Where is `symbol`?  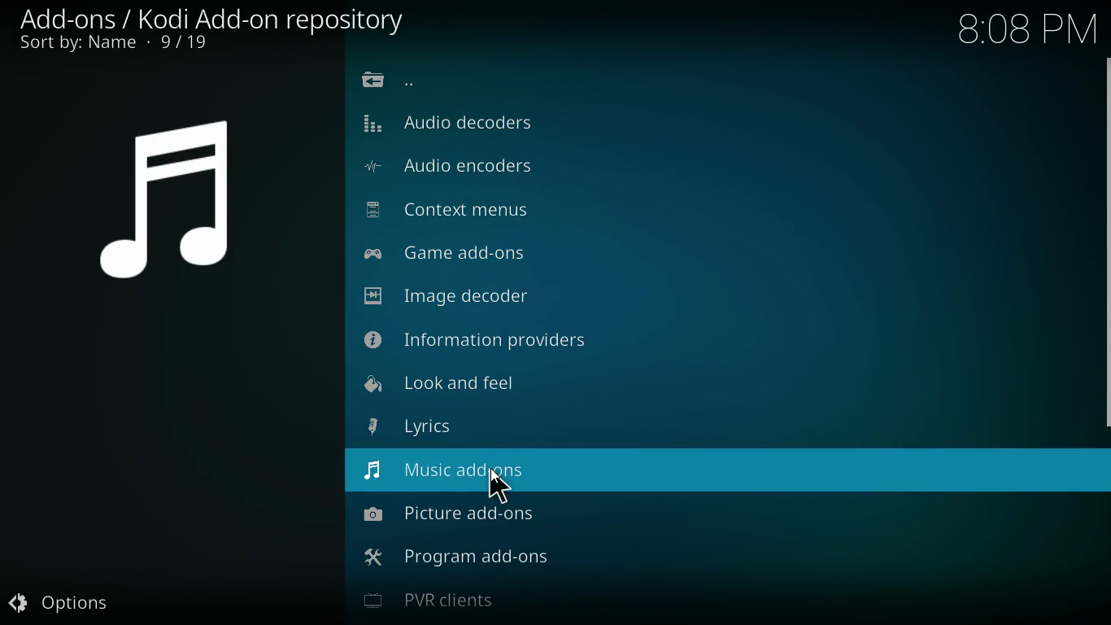 symbol is located at coordinates (177, 201).